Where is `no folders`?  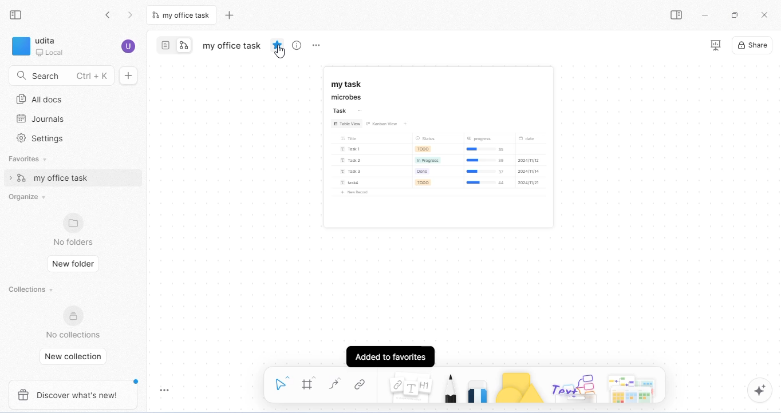 no folders is located at coordinates (74, 229).